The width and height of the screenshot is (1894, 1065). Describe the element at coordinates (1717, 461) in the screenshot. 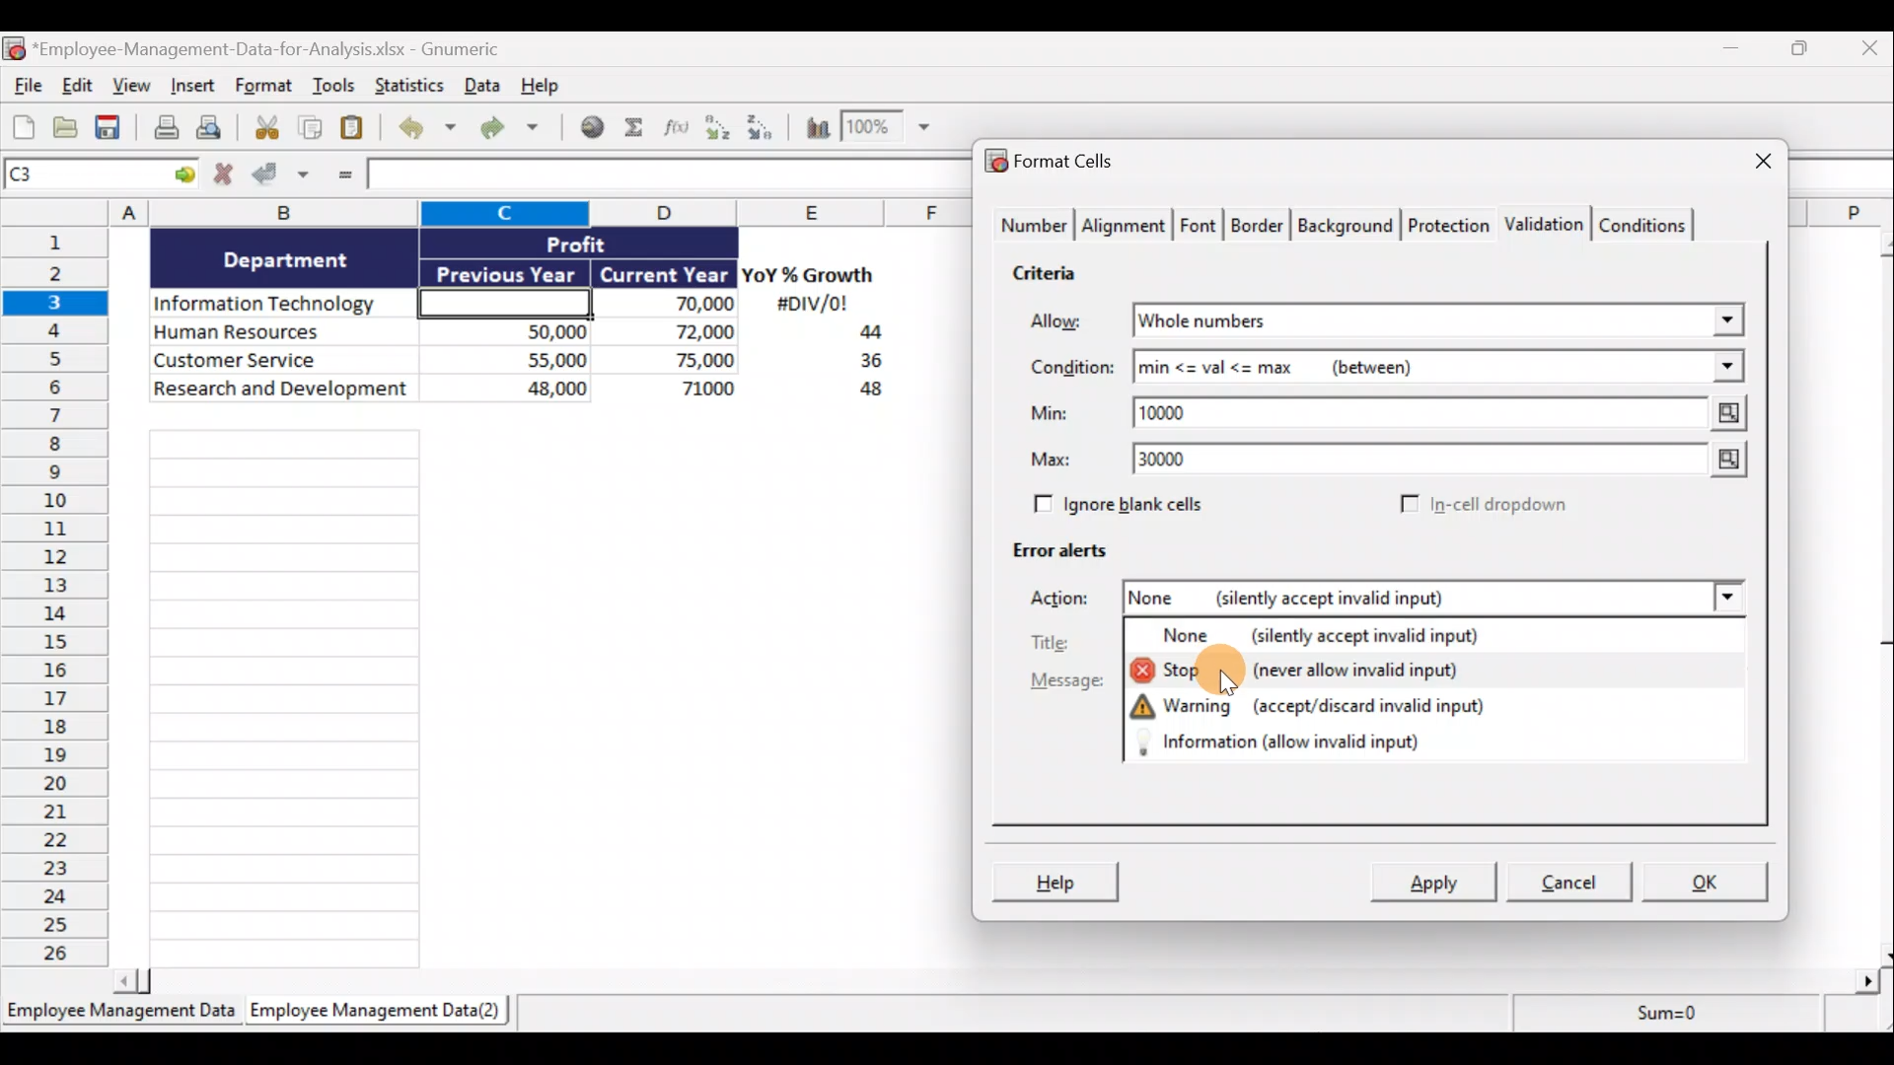

I see `Max value` at that location.